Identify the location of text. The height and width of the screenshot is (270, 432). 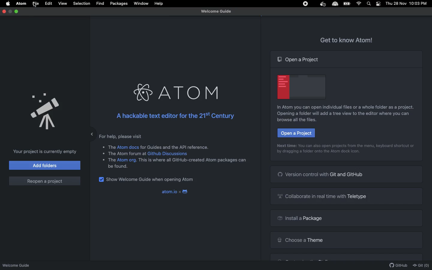
(193, 162).